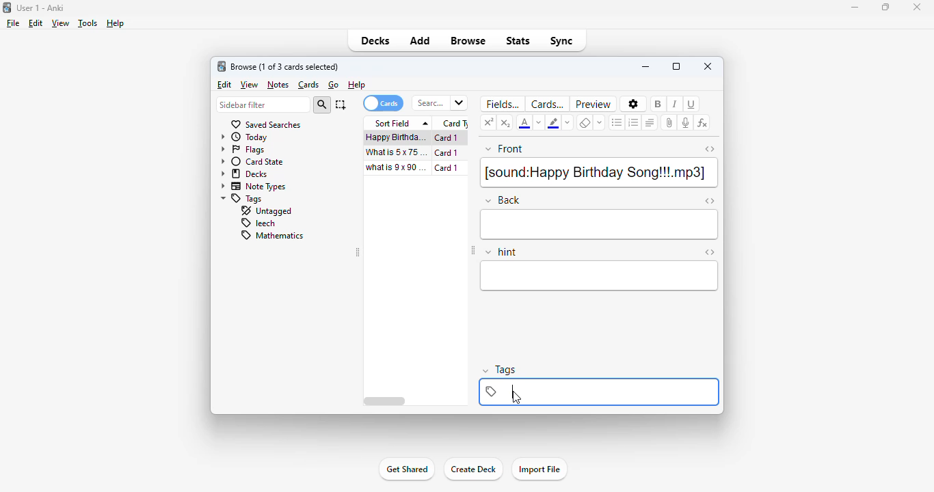 The width and height of the screenshot is (934, 492). I want to click on horizontal scroll bar, so click(385, 401).